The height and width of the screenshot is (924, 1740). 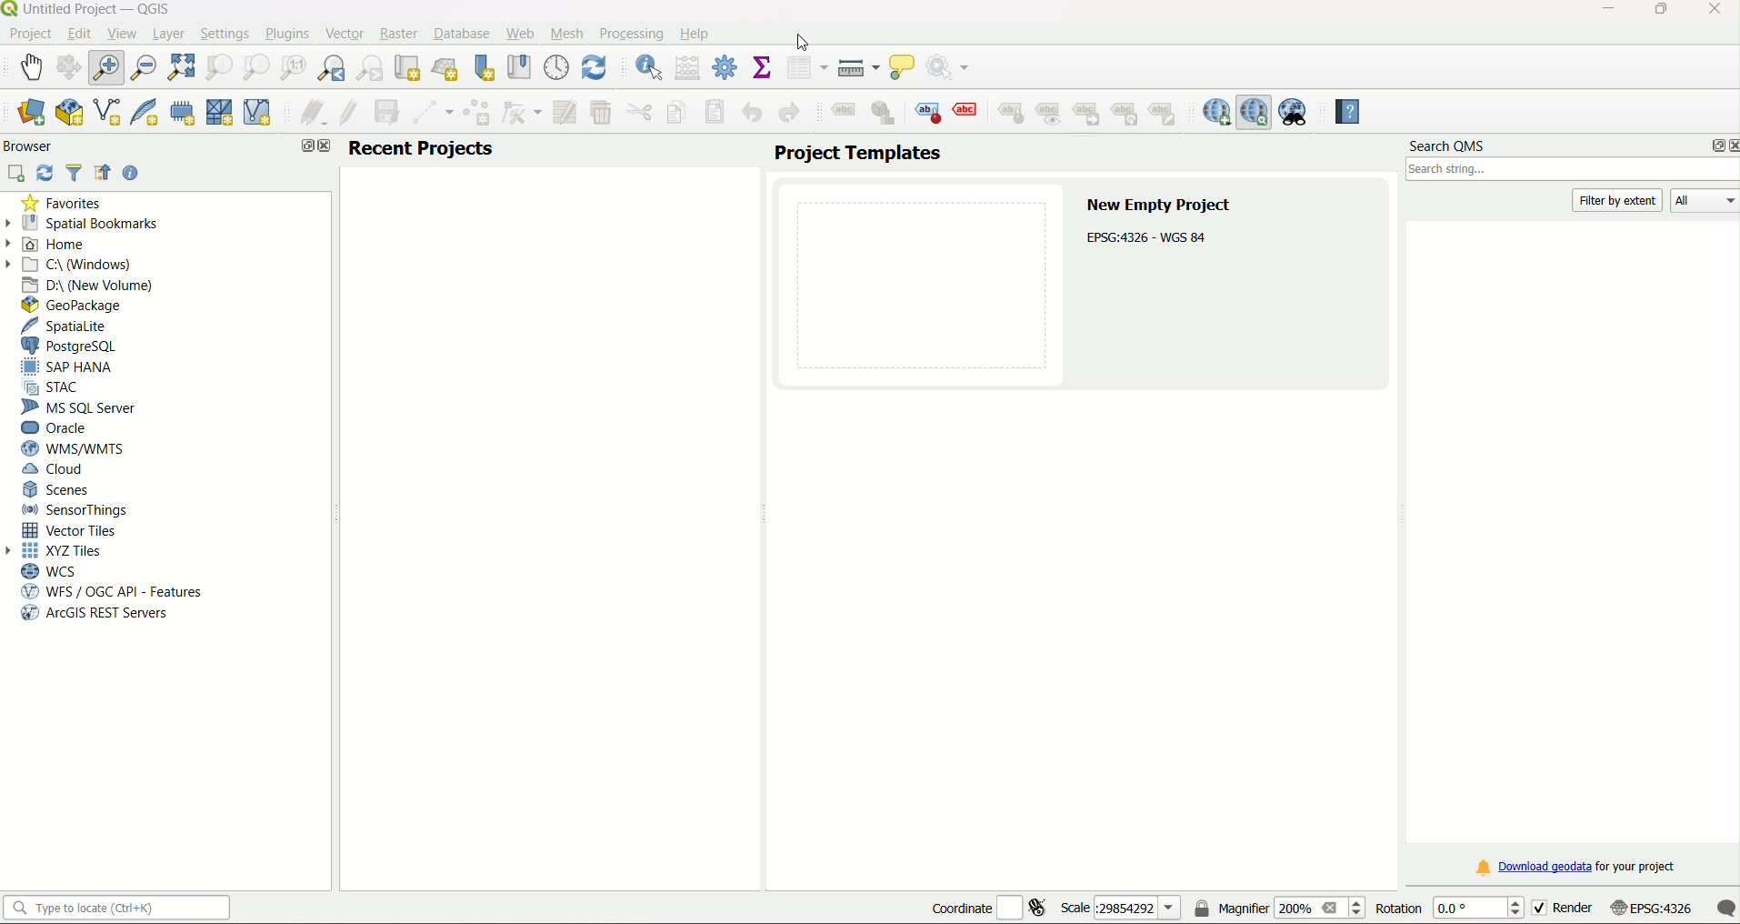 I want to click on help, so click(x=1343, y=112).